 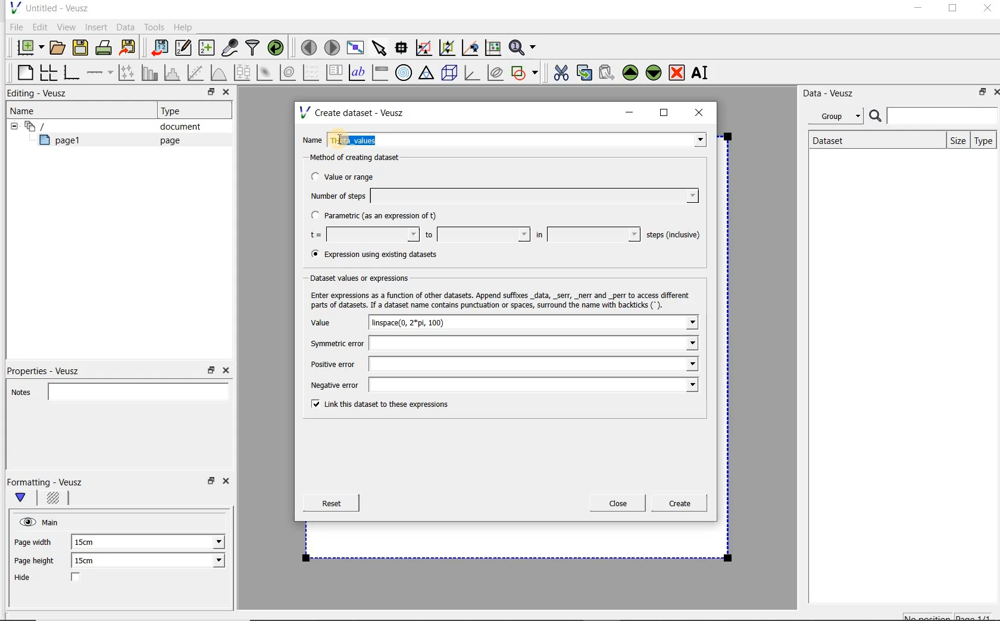 I want to click on click to zoom out of graph axes, so click(x=448, y=48).